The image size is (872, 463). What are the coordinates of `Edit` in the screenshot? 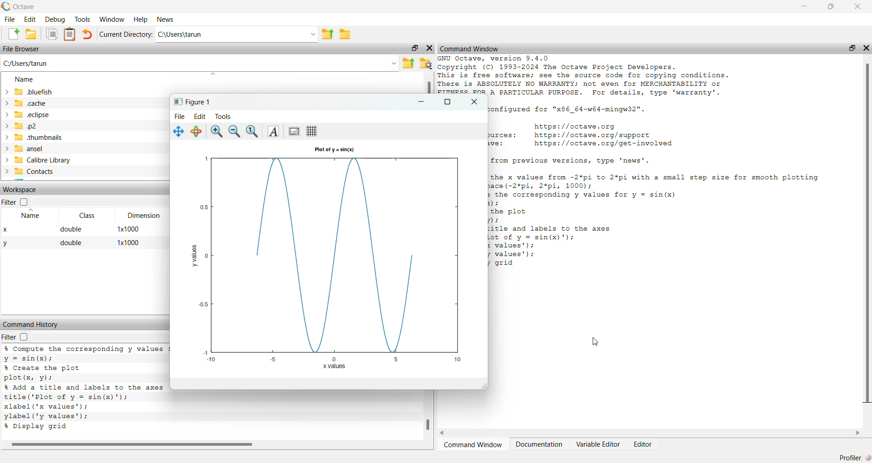 It's located at (30, 20).